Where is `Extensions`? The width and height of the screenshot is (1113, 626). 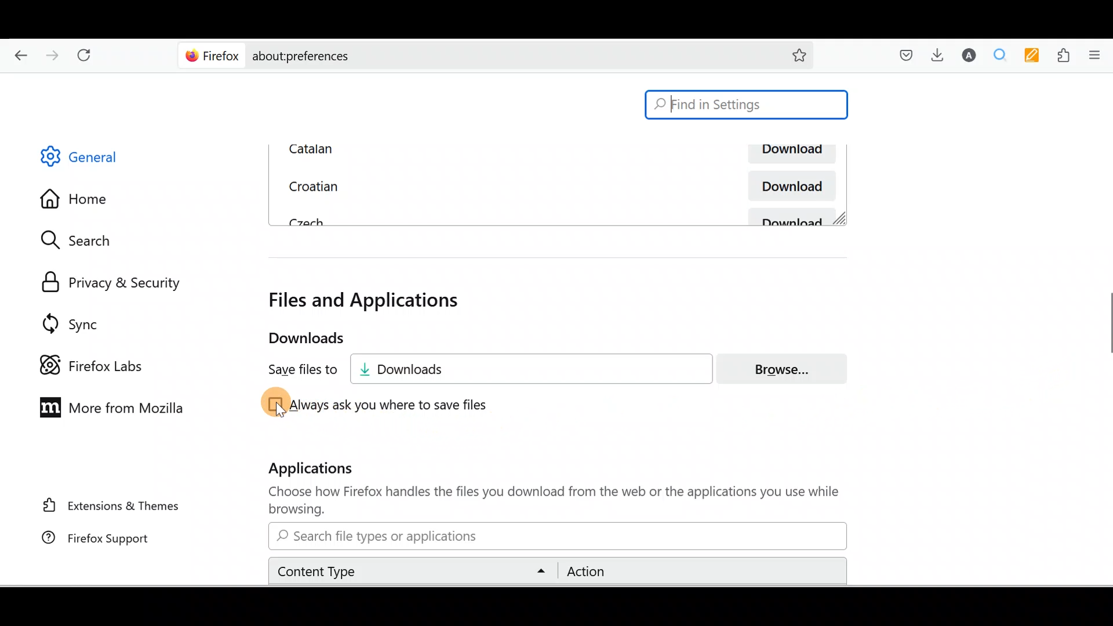 Extensions is located at coordinates (1065, 54).